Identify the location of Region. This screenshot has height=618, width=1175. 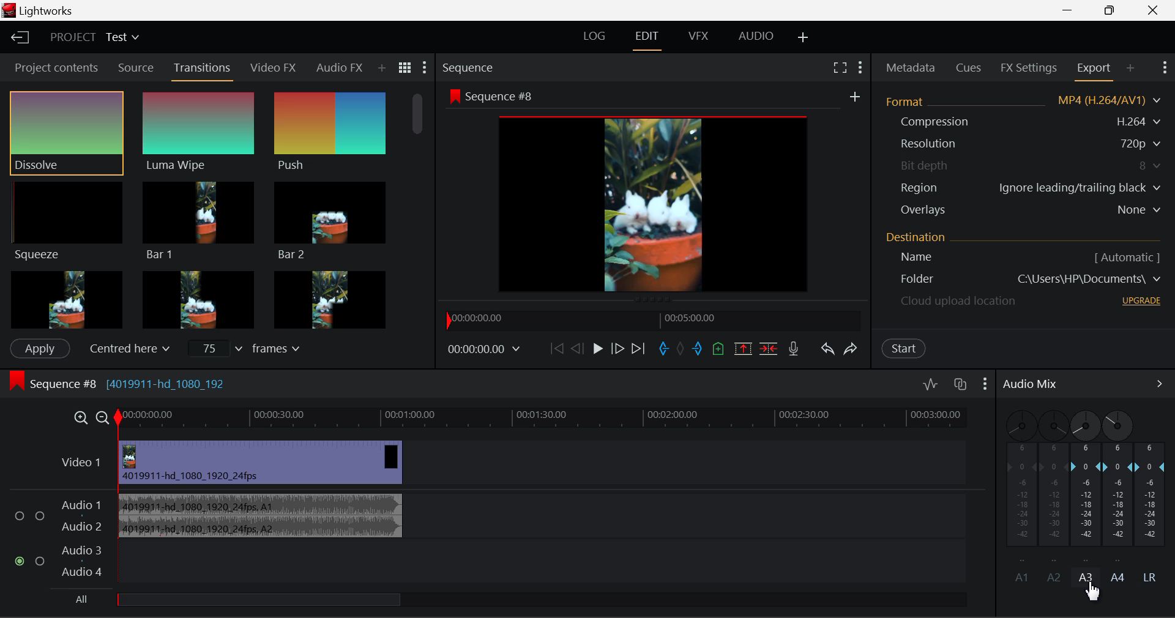
(1021, 188).